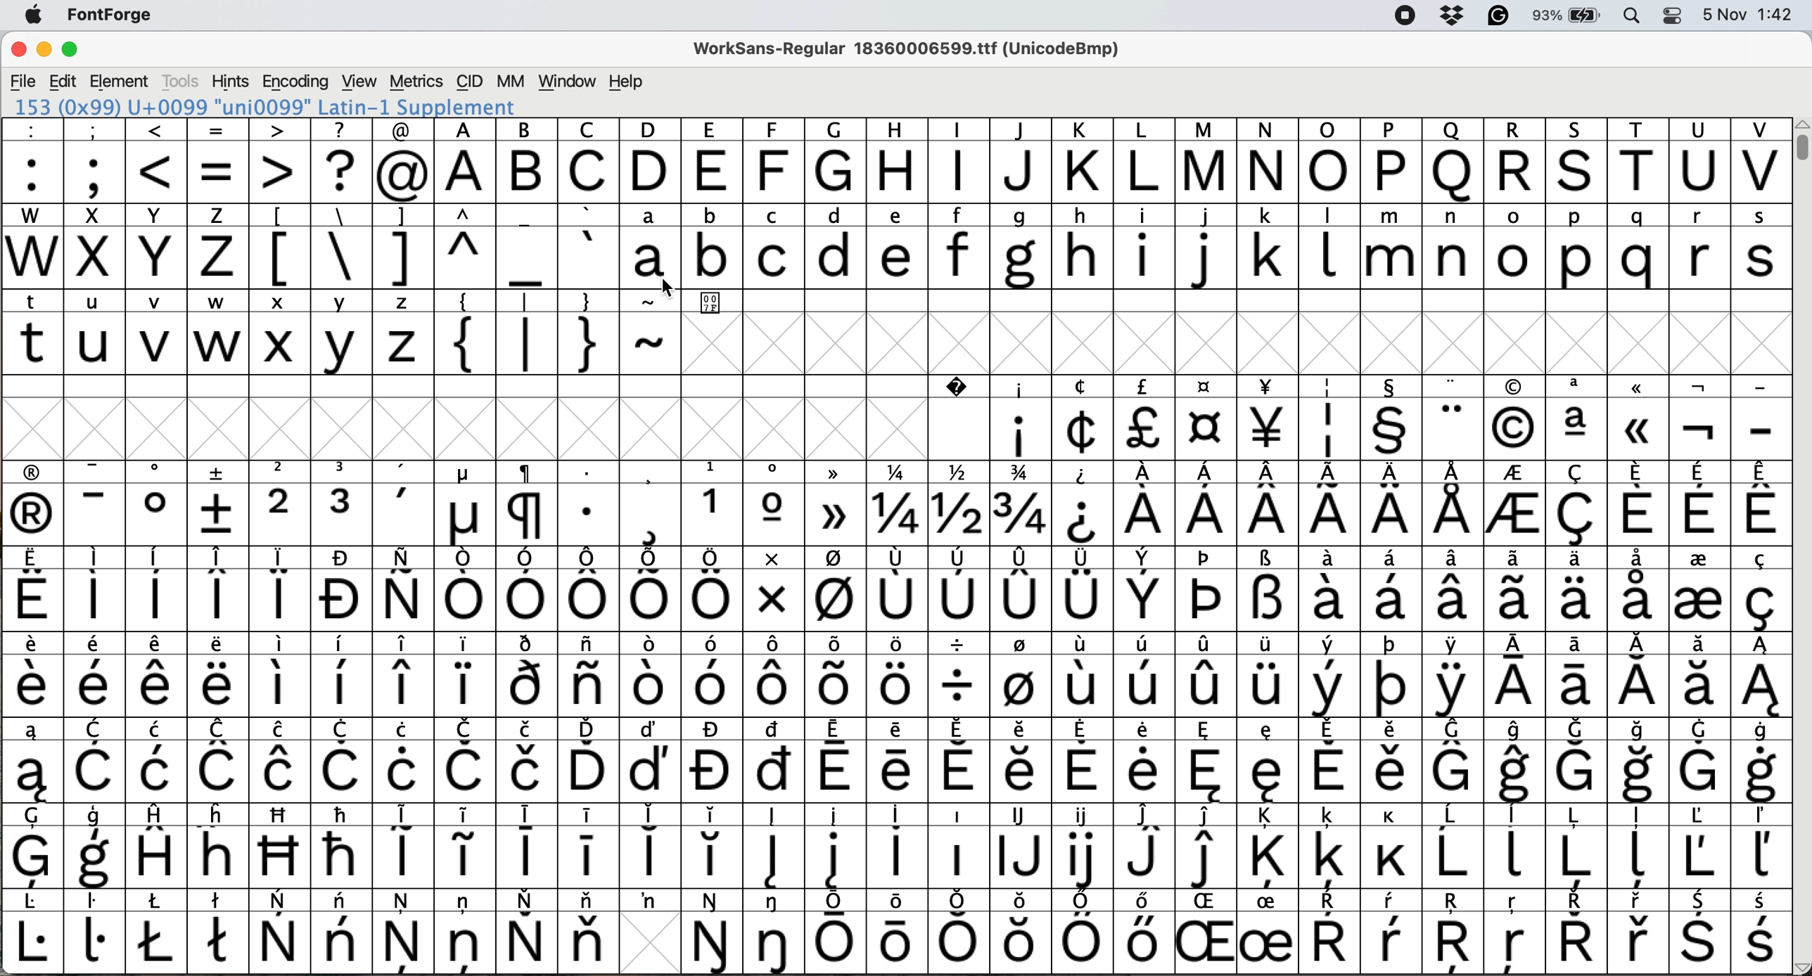  I want to click on symbol, so click(1393, 589).